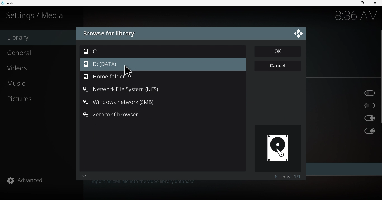 The height and width of the screenshot is (200, 382). What do you see at coordinates (376, 3) in the screenshot?
I see `close` at bounding box center [376, 3].